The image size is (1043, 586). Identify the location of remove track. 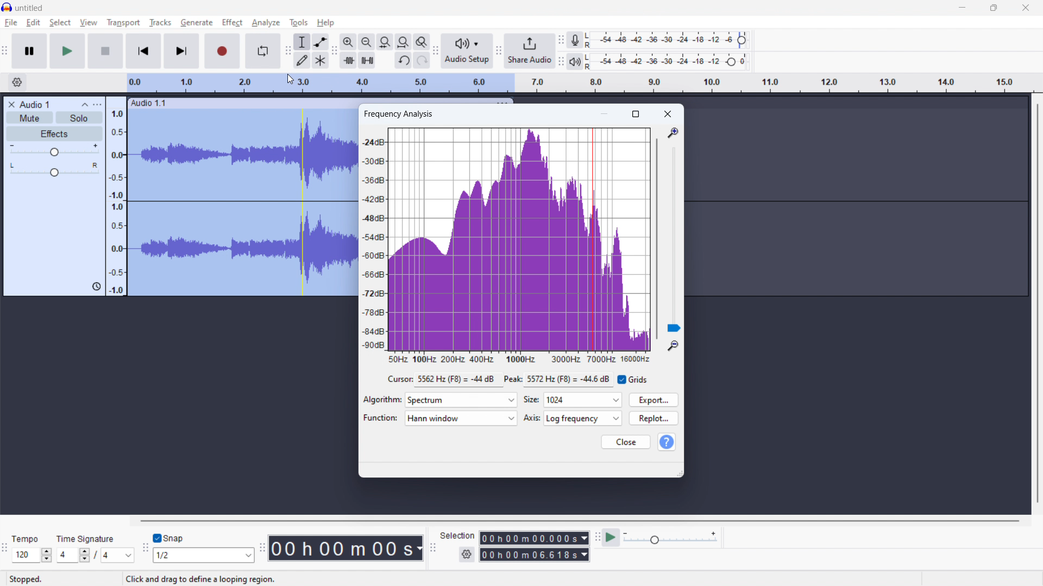
(11, 105).